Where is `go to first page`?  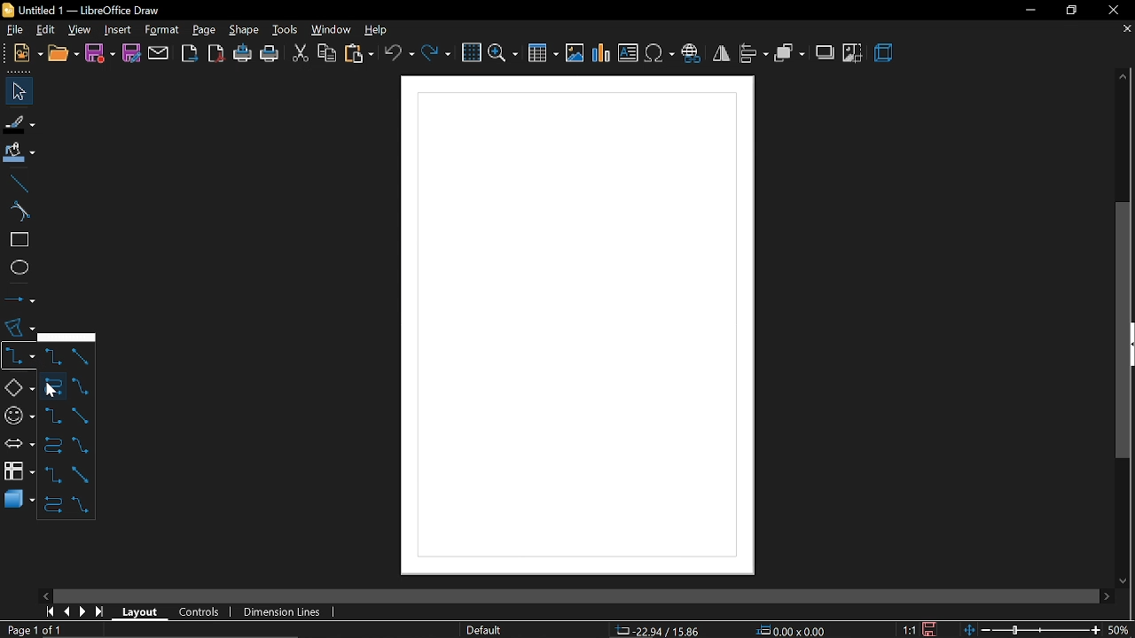 go to first page is located at coordinates (48, 612).